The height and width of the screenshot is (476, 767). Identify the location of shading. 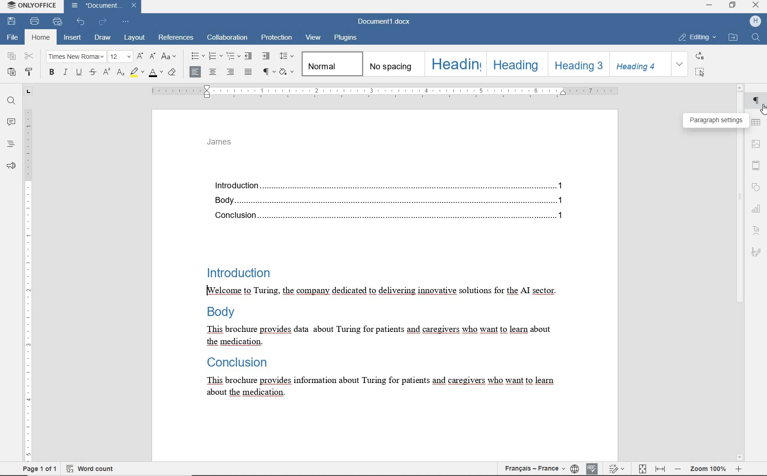
(287, 72).